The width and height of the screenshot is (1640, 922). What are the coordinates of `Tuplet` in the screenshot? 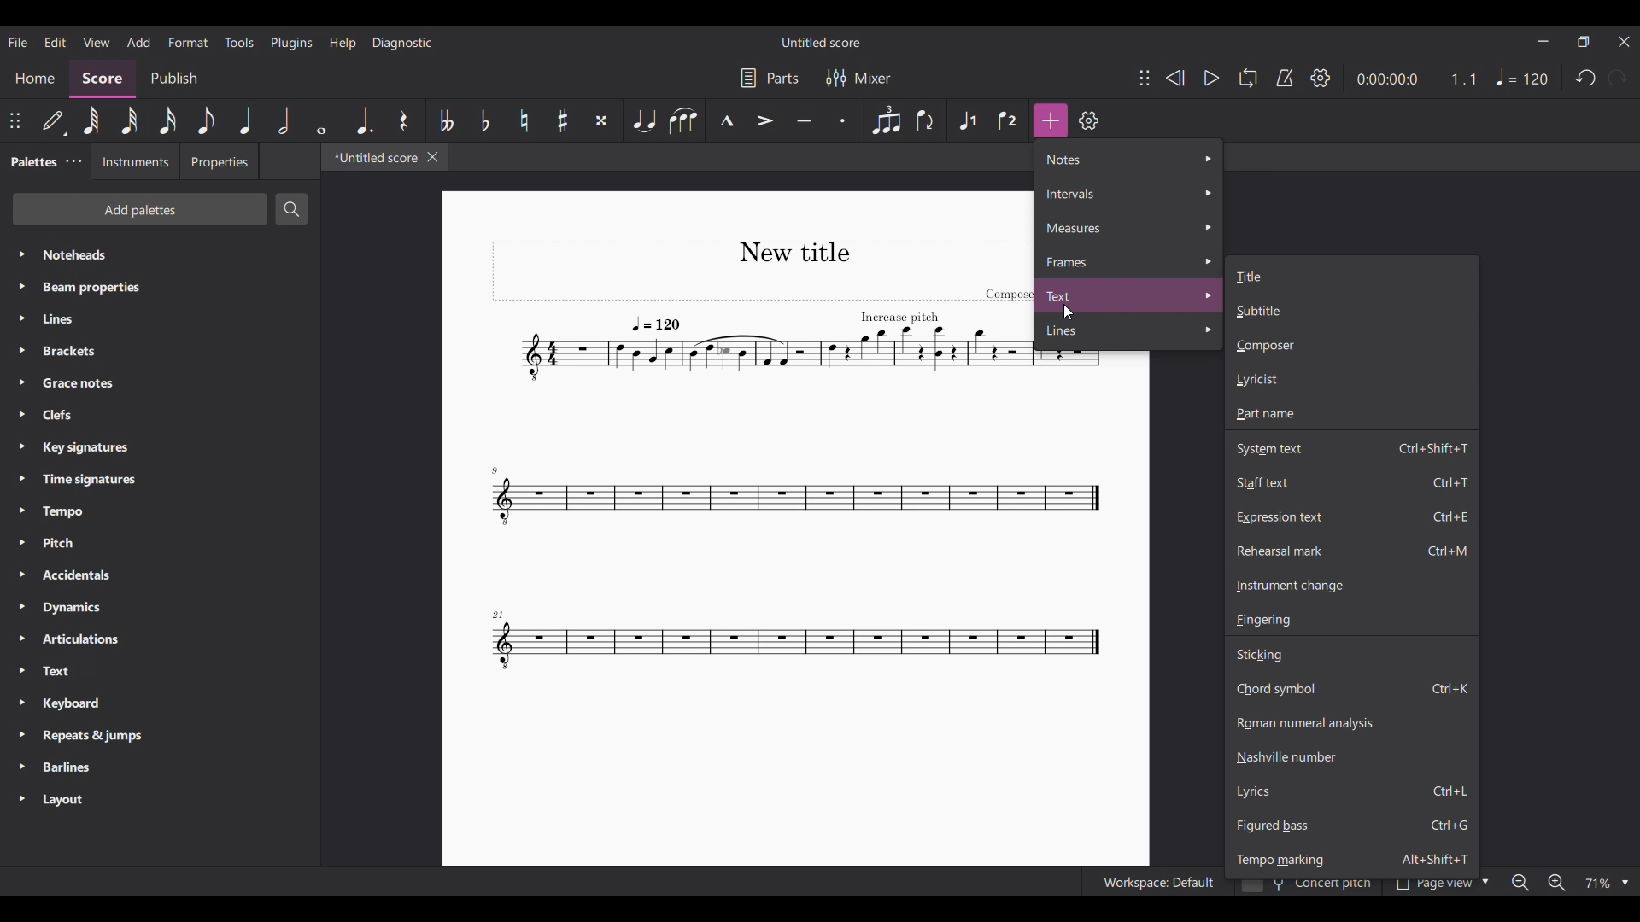 It's located at (886, 120).